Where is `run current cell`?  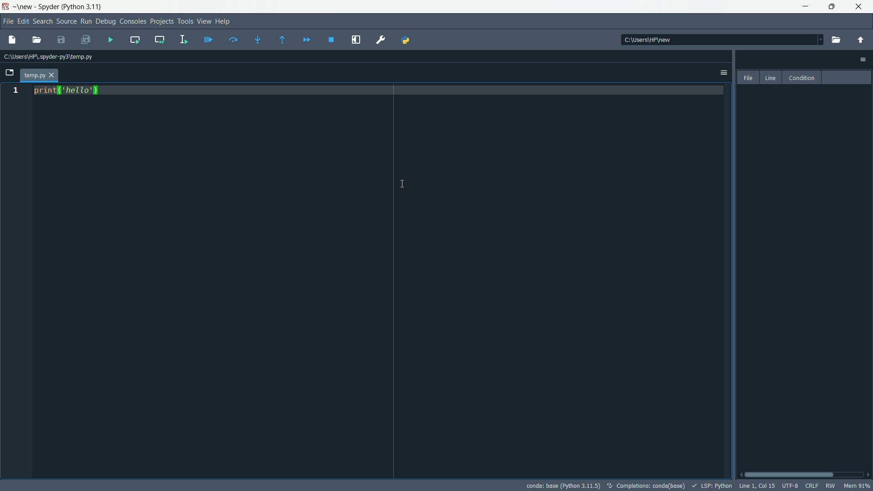
run current cell is located at coordinates (135, 39).